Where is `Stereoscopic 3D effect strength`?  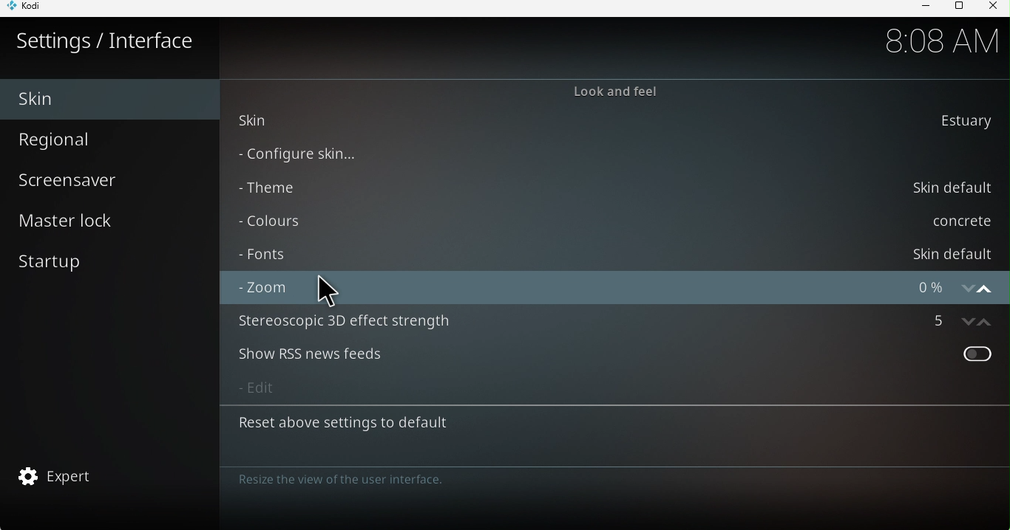 Stereoscopic 3D effect strength is located at coordinates (611, 323).